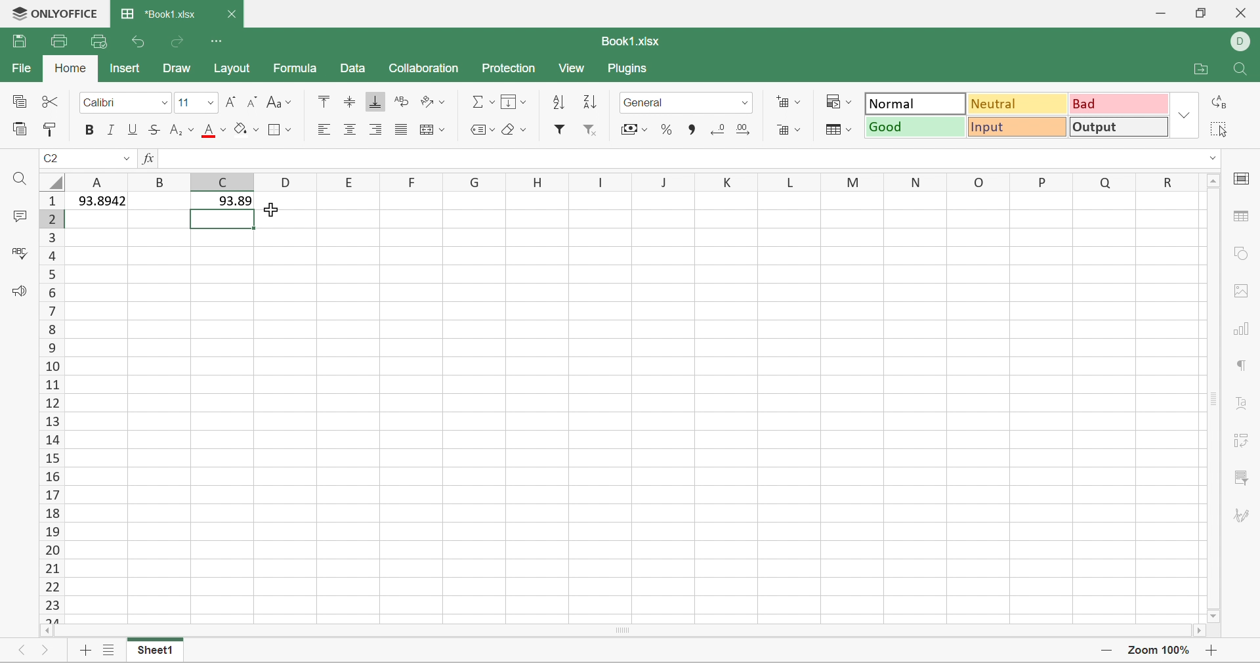  Describe the element at coordinates (48, 102) in the screenshot. I see `Cut` at that location.